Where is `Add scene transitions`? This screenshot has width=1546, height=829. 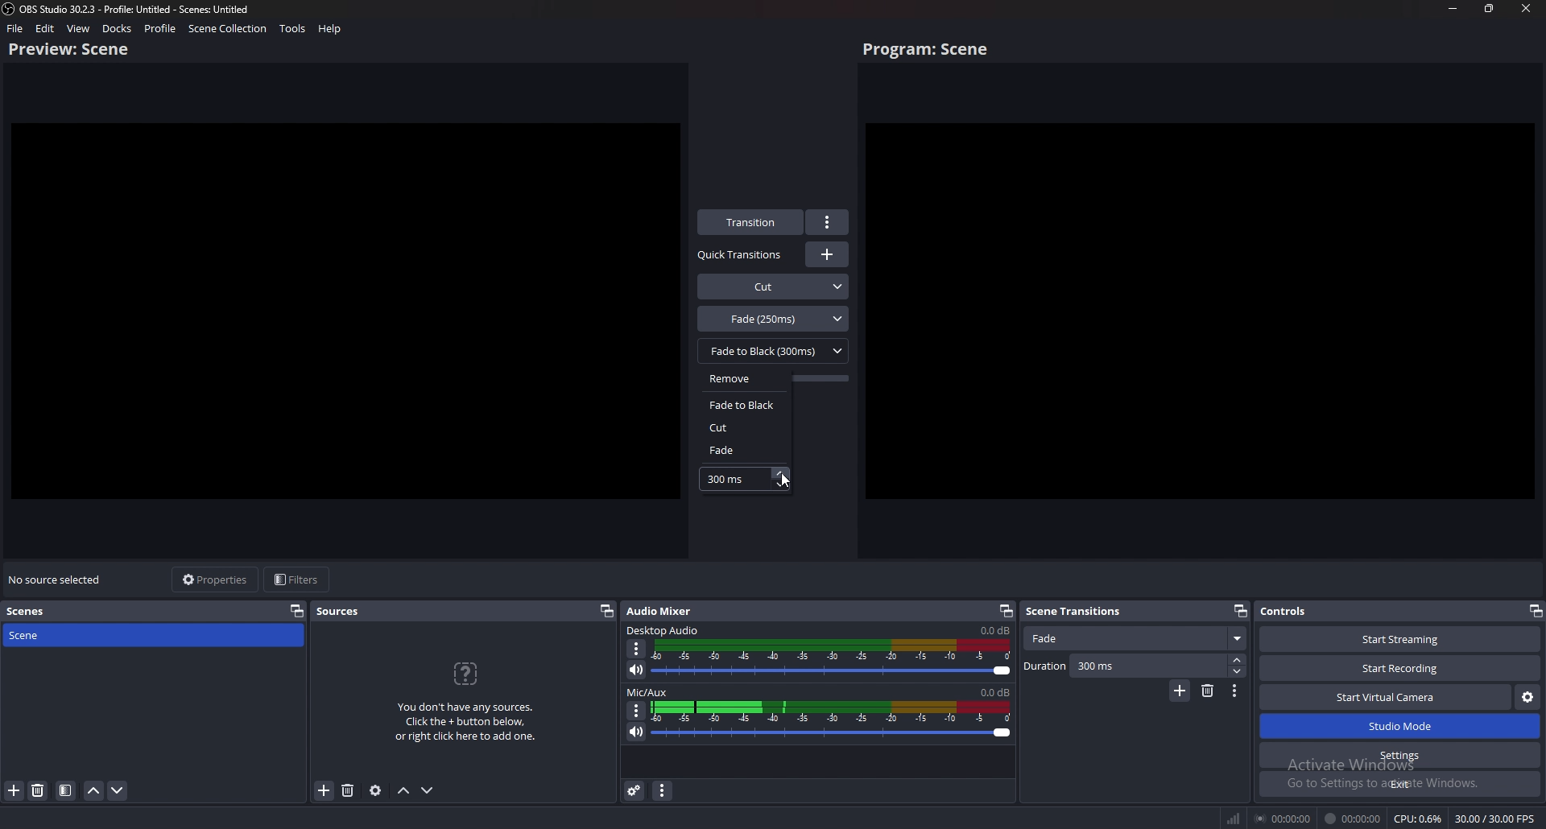
Add scene transitions is located at coordinates (1179, 691).